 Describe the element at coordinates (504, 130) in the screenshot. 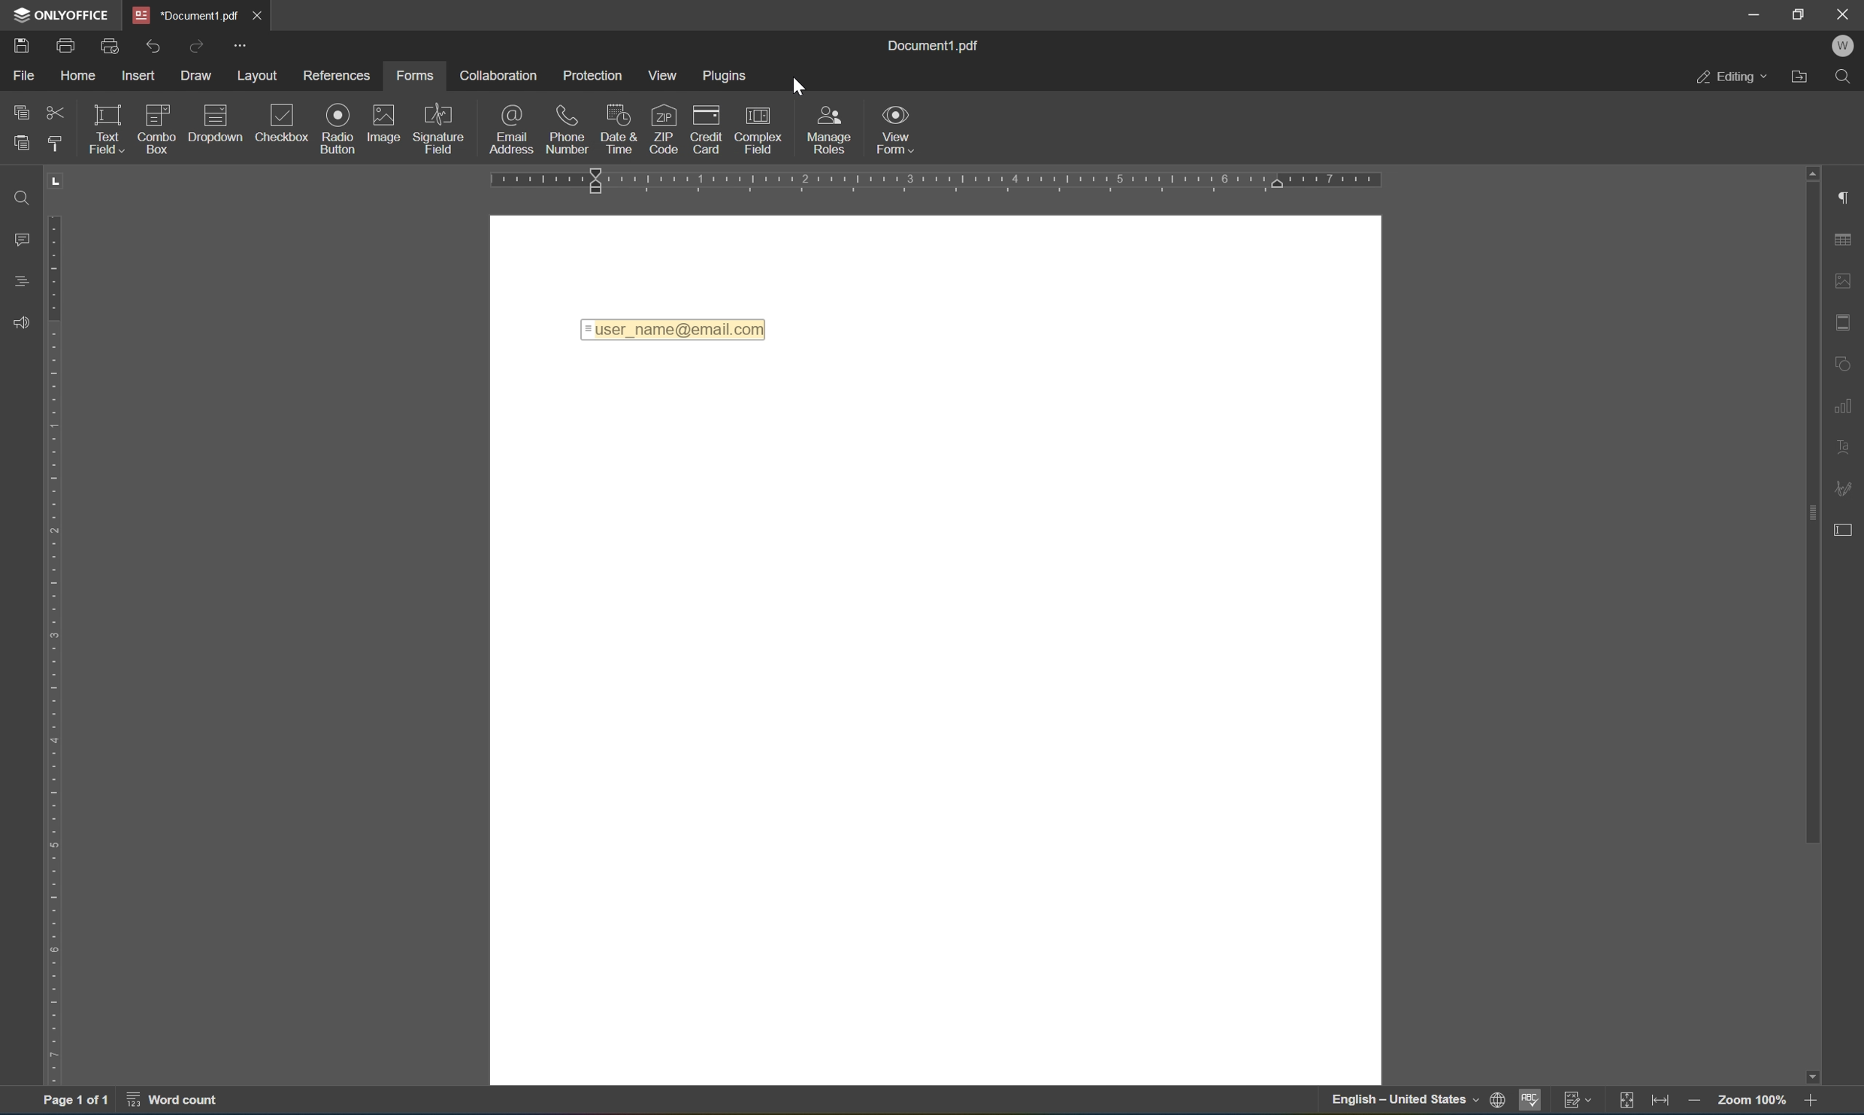

I see `email address` at that location.